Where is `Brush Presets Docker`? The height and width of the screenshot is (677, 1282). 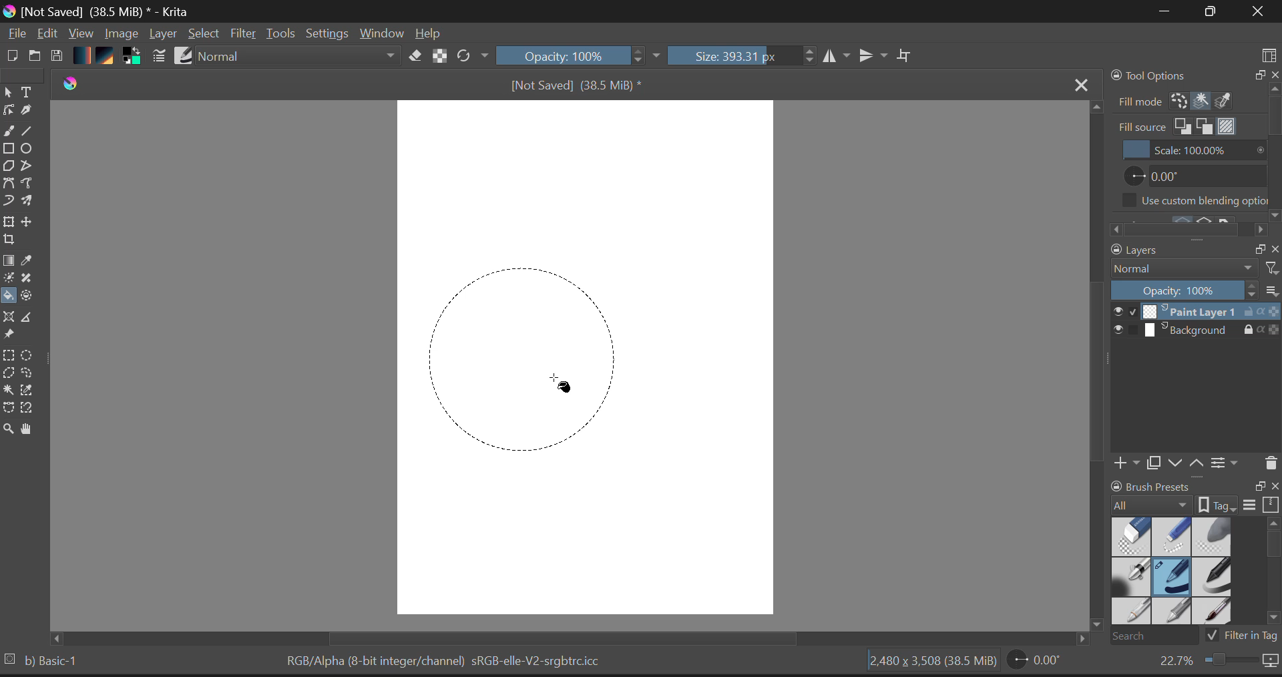 Brush Presets Docker is located at coordinates (1193, 561).